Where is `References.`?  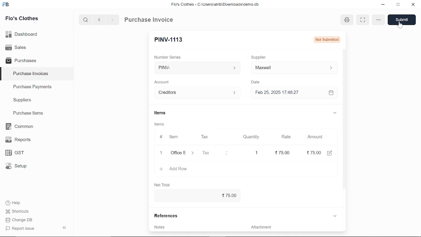
References. is located at coordinates (167, 216).